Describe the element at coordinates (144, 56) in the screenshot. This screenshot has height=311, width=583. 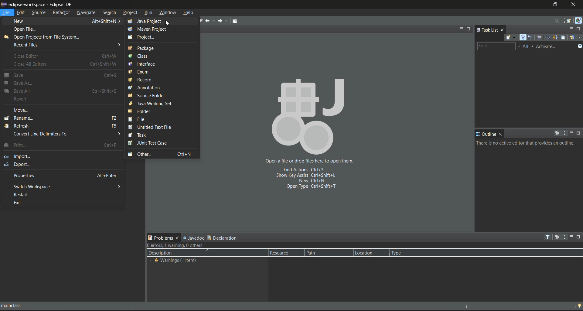
I see `class` at that location.